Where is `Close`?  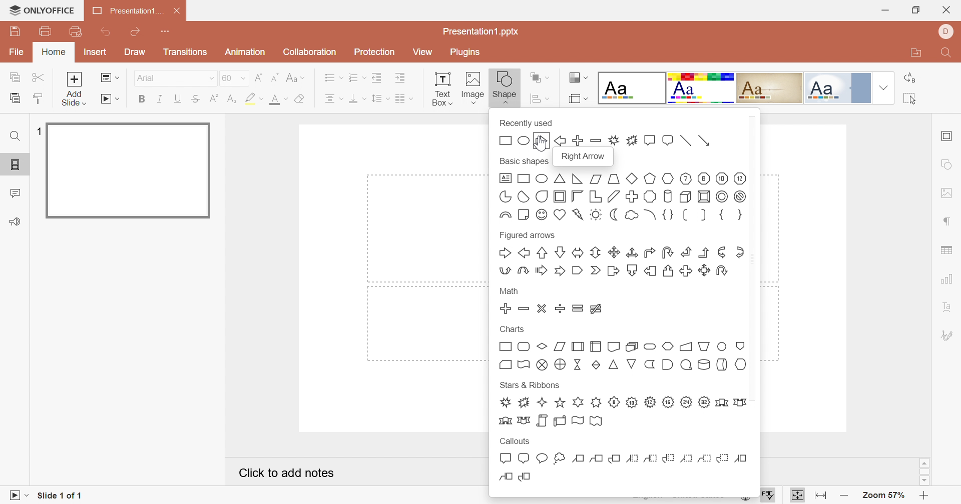 Close is located at coordinates (946, 10).